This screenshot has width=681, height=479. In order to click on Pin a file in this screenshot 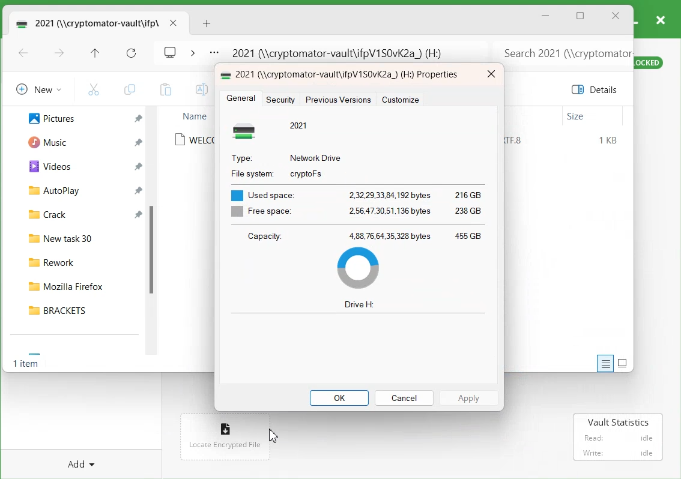, I will do `click(139, 190)`.